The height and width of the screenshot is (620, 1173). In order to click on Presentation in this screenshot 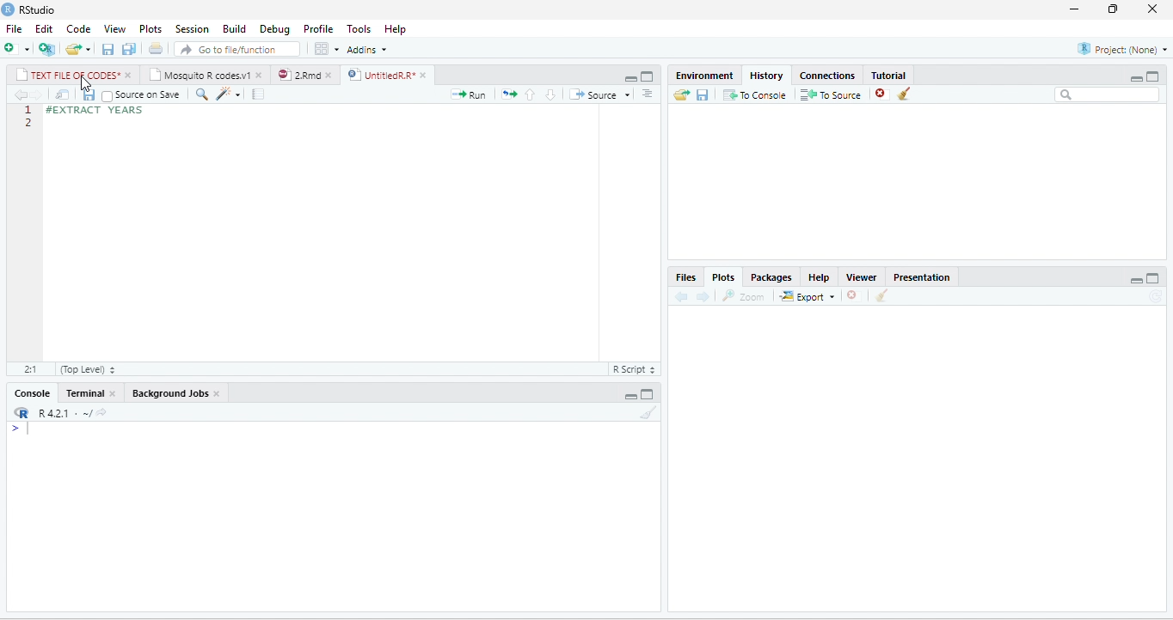, I will do `click(922, 277)`.